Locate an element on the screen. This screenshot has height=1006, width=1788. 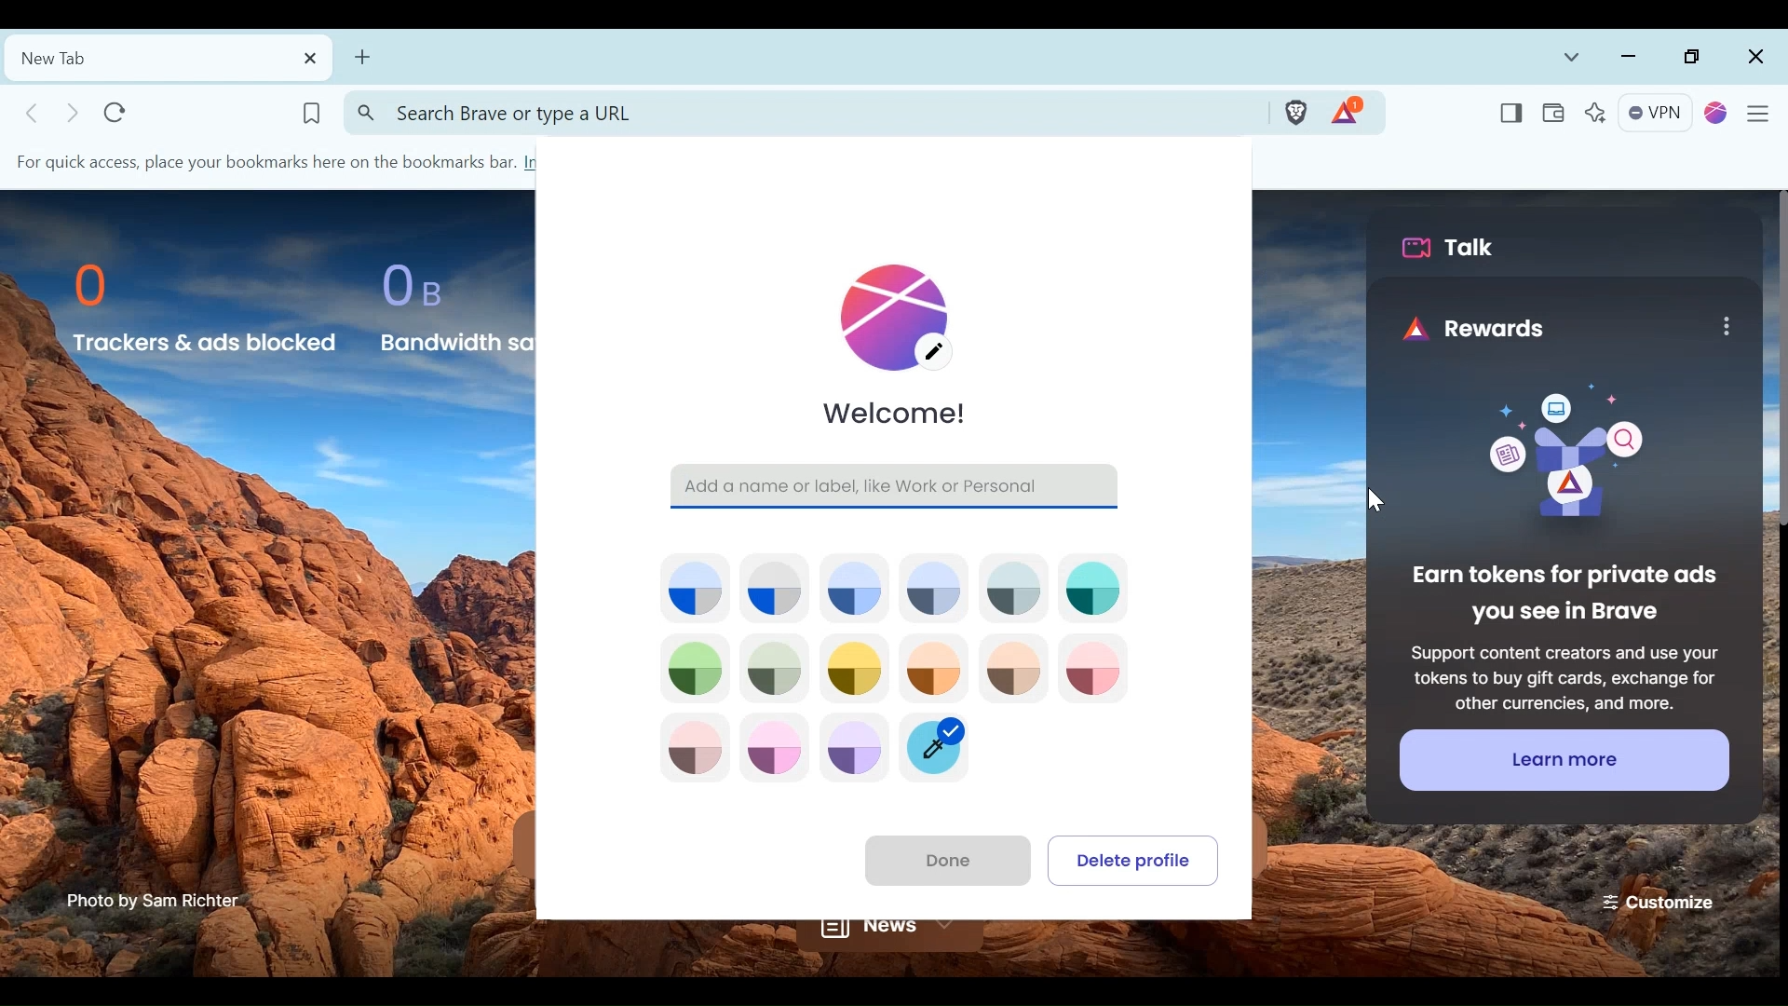
Marker is located at coordinates (943, 747).